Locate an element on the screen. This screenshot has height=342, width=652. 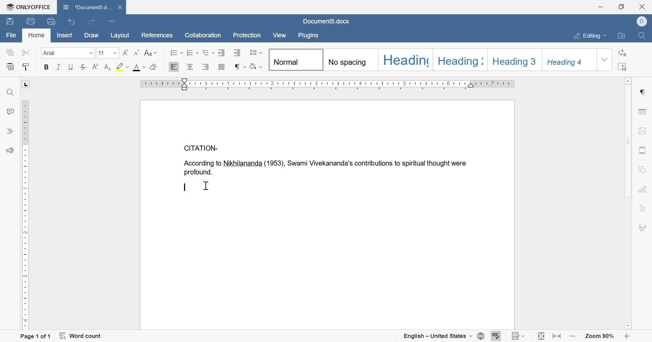
track changes is located at coordinates (519, 335).